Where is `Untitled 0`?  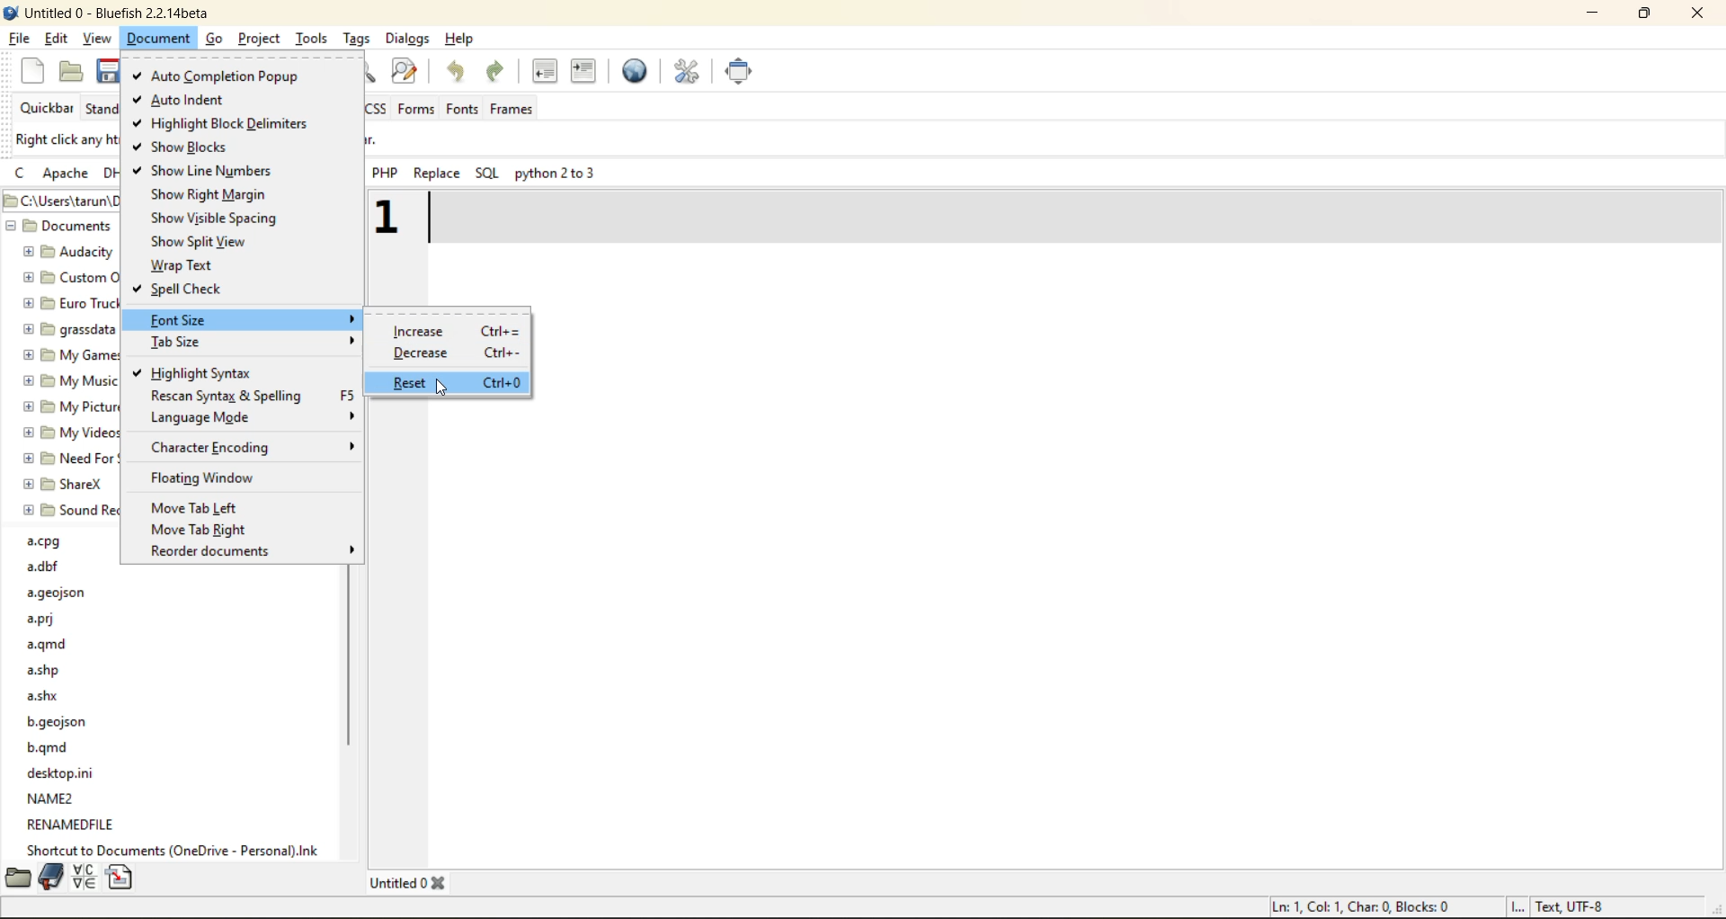 Untitled 0 is located at coordinates (397, 883).